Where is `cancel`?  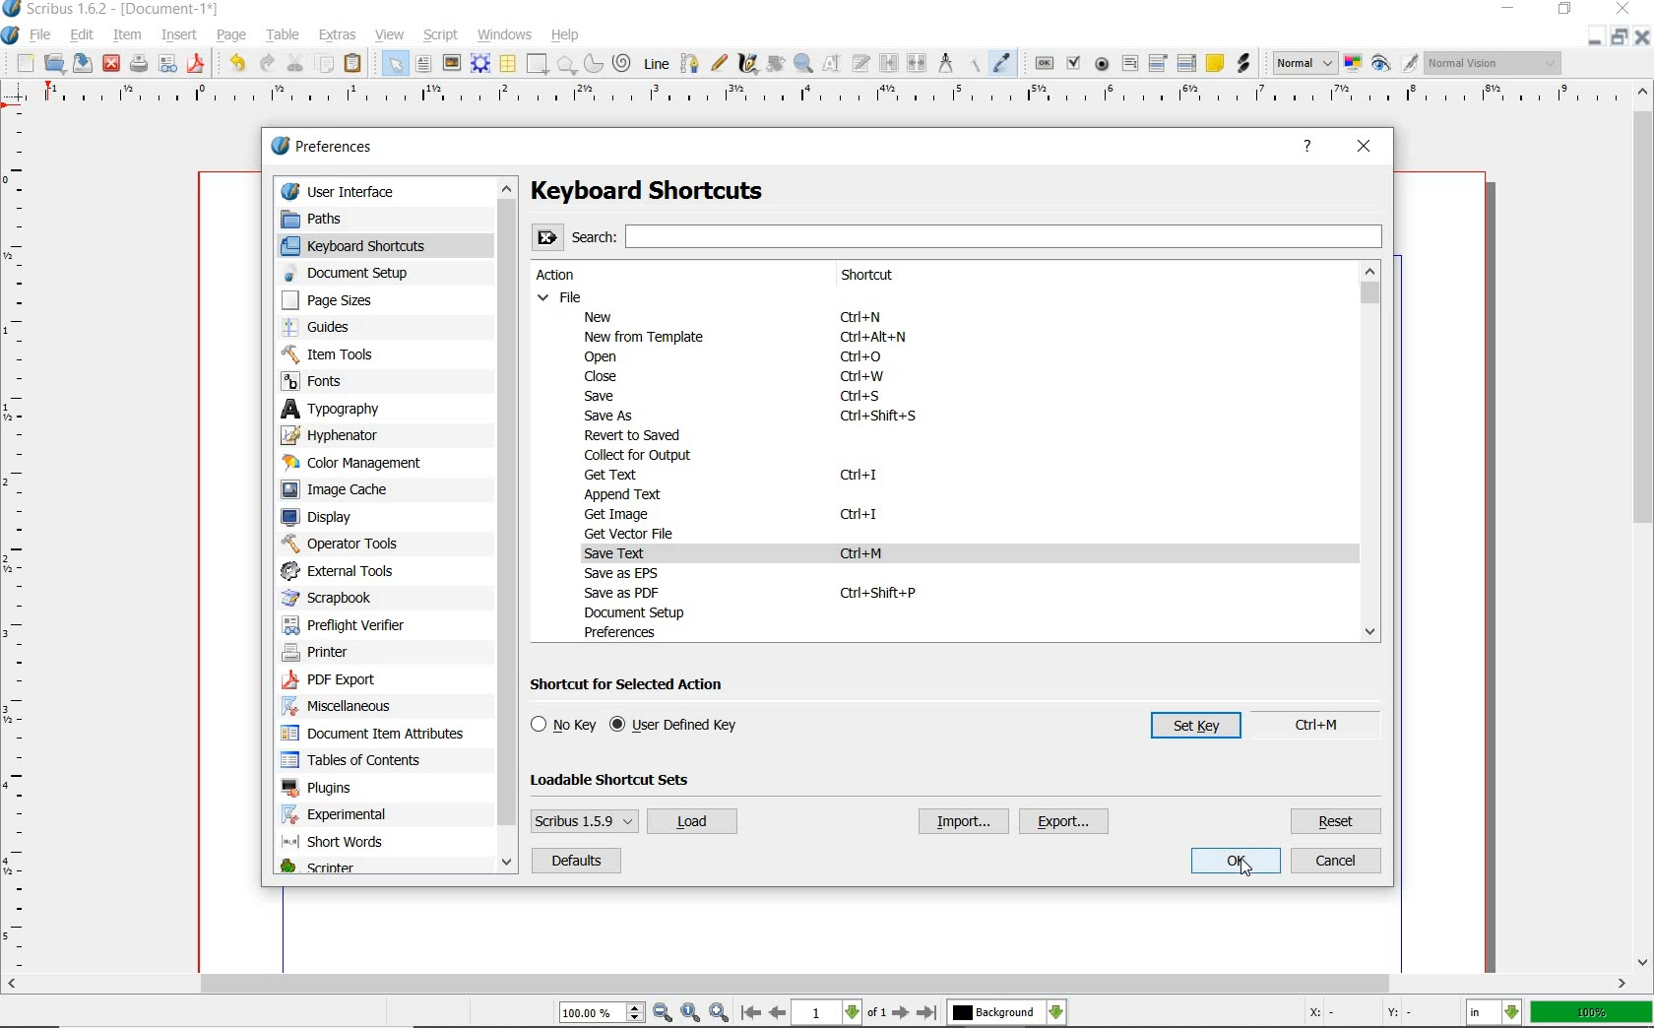 cancel is located at coordinates (1336, 862).